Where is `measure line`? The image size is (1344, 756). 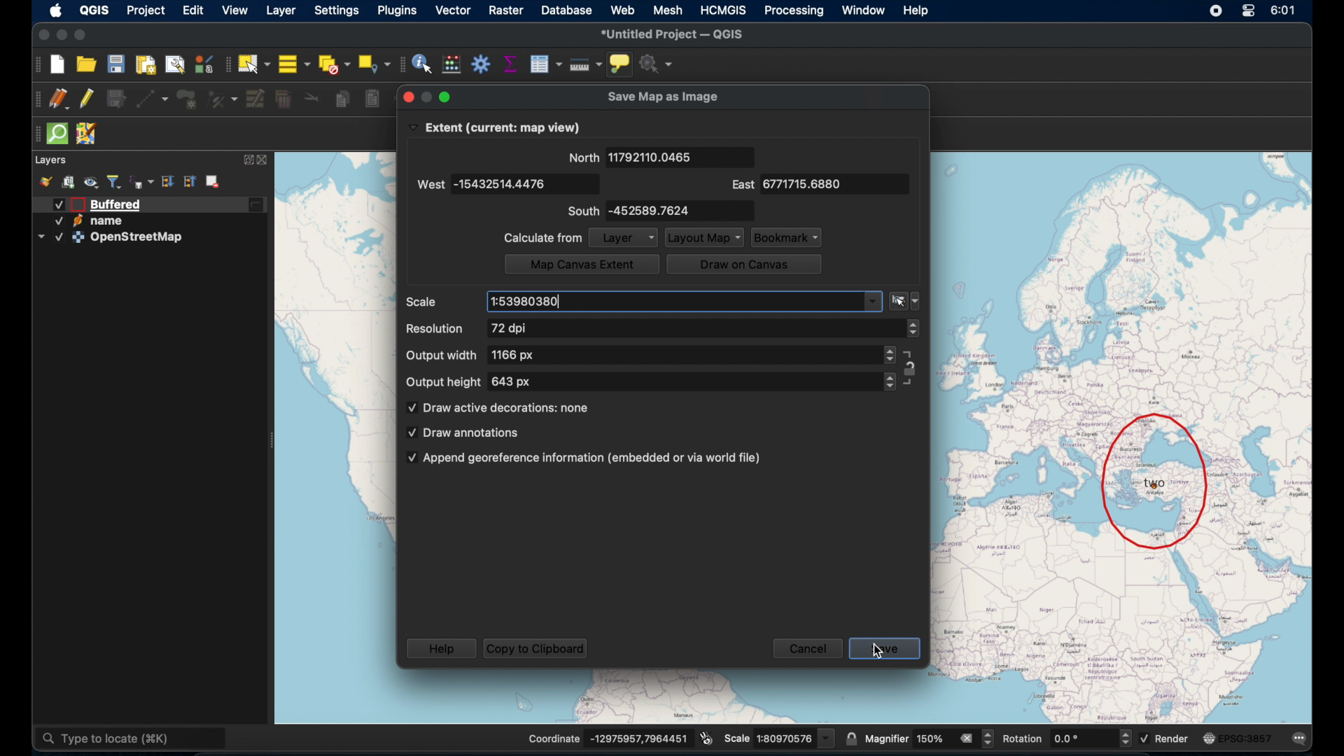
measure line is located at coordinates (584, 63).